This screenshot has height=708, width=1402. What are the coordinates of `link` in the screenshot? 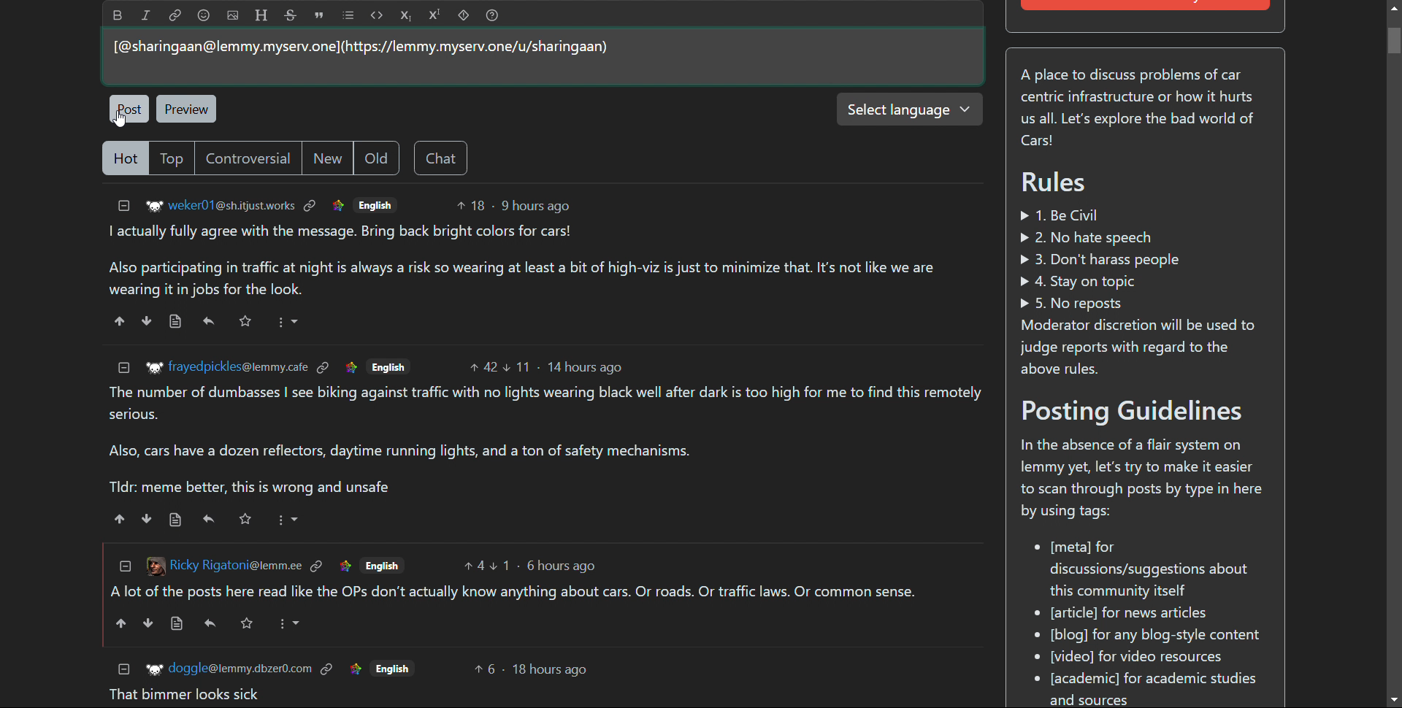 It's located at (324, 368).